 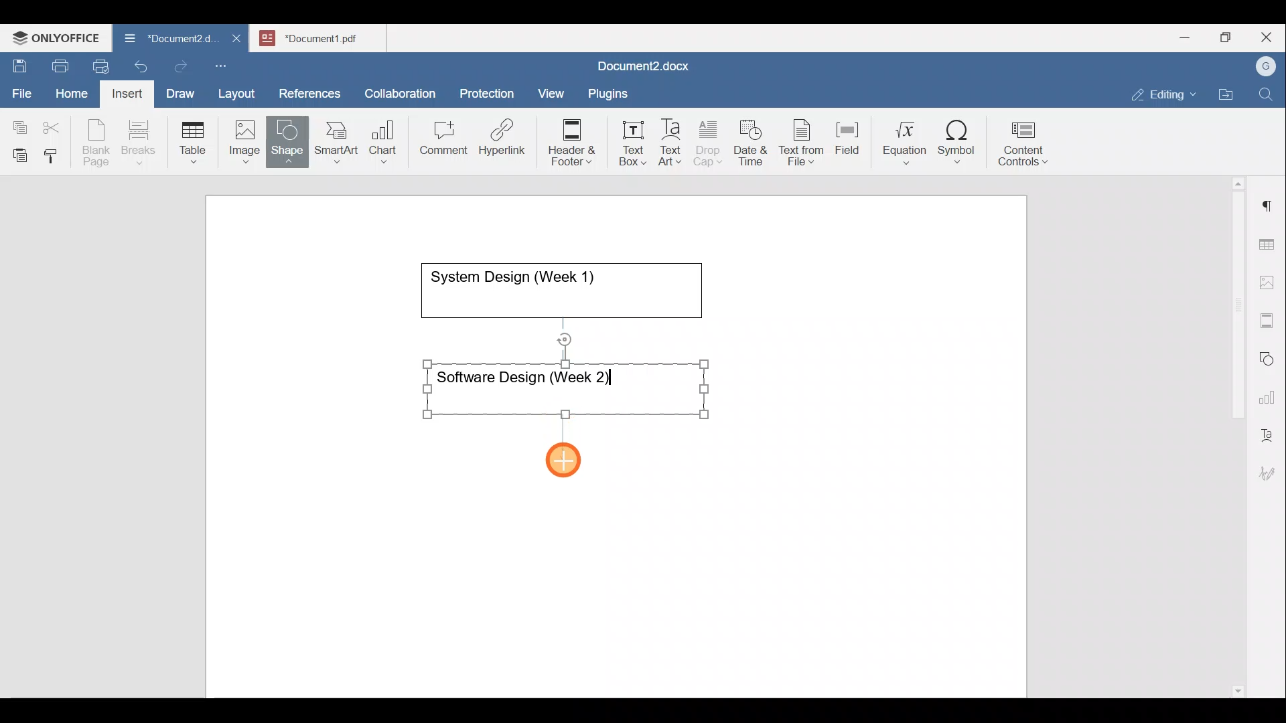 What do you see at coordinates (1263, 67) in the screenshot?
I see `Account name` at bounding box center [1263, 67].